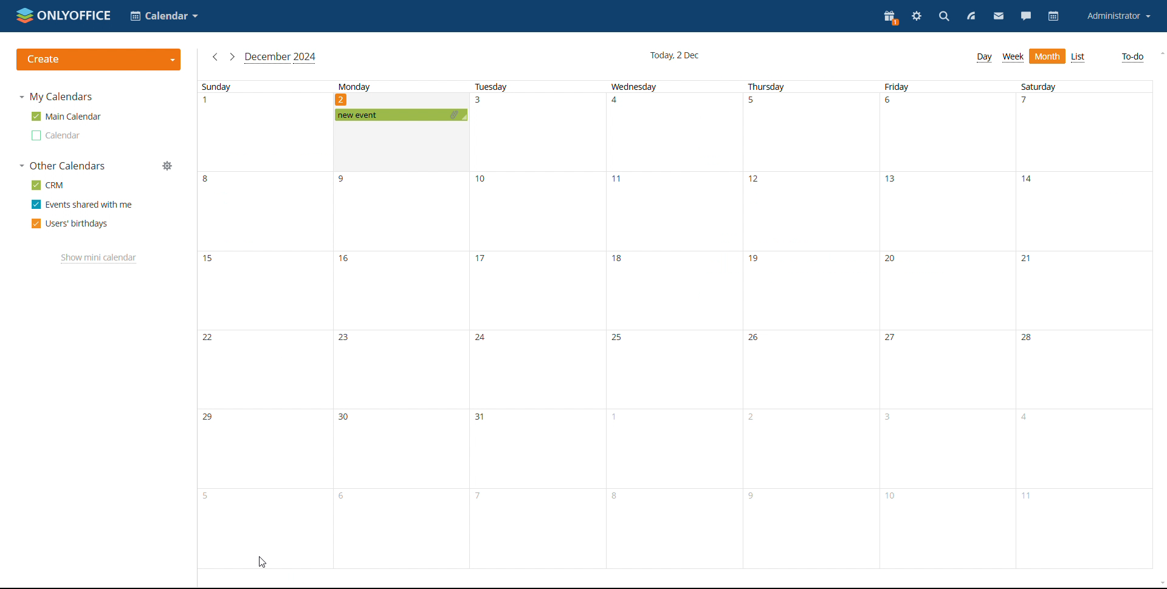 Image resolution: width=1167 pixels, height=589 pixels. I want to click on feed, so click(971, 17).